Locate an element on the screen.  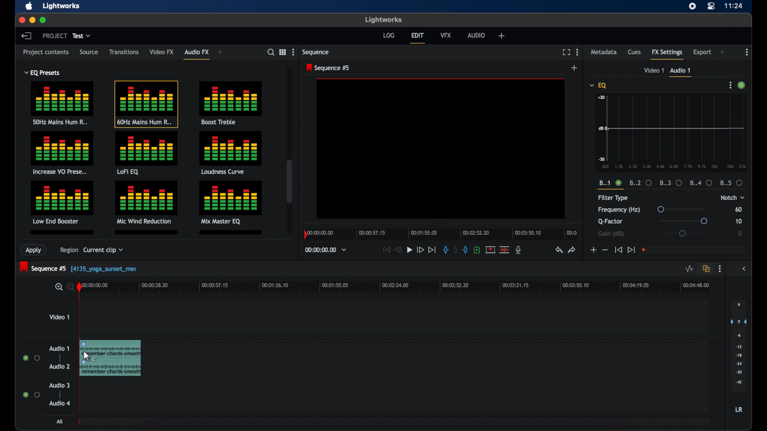
graph is located at coordinates (669, 133).